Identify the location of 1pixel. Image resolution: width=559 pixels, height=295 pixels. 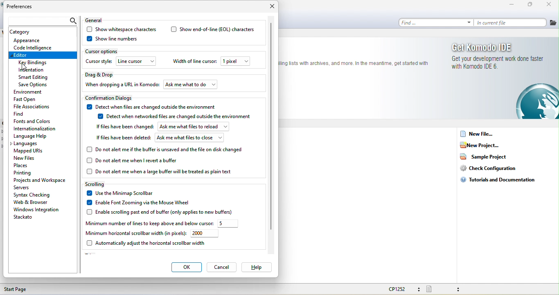
(235, 61).